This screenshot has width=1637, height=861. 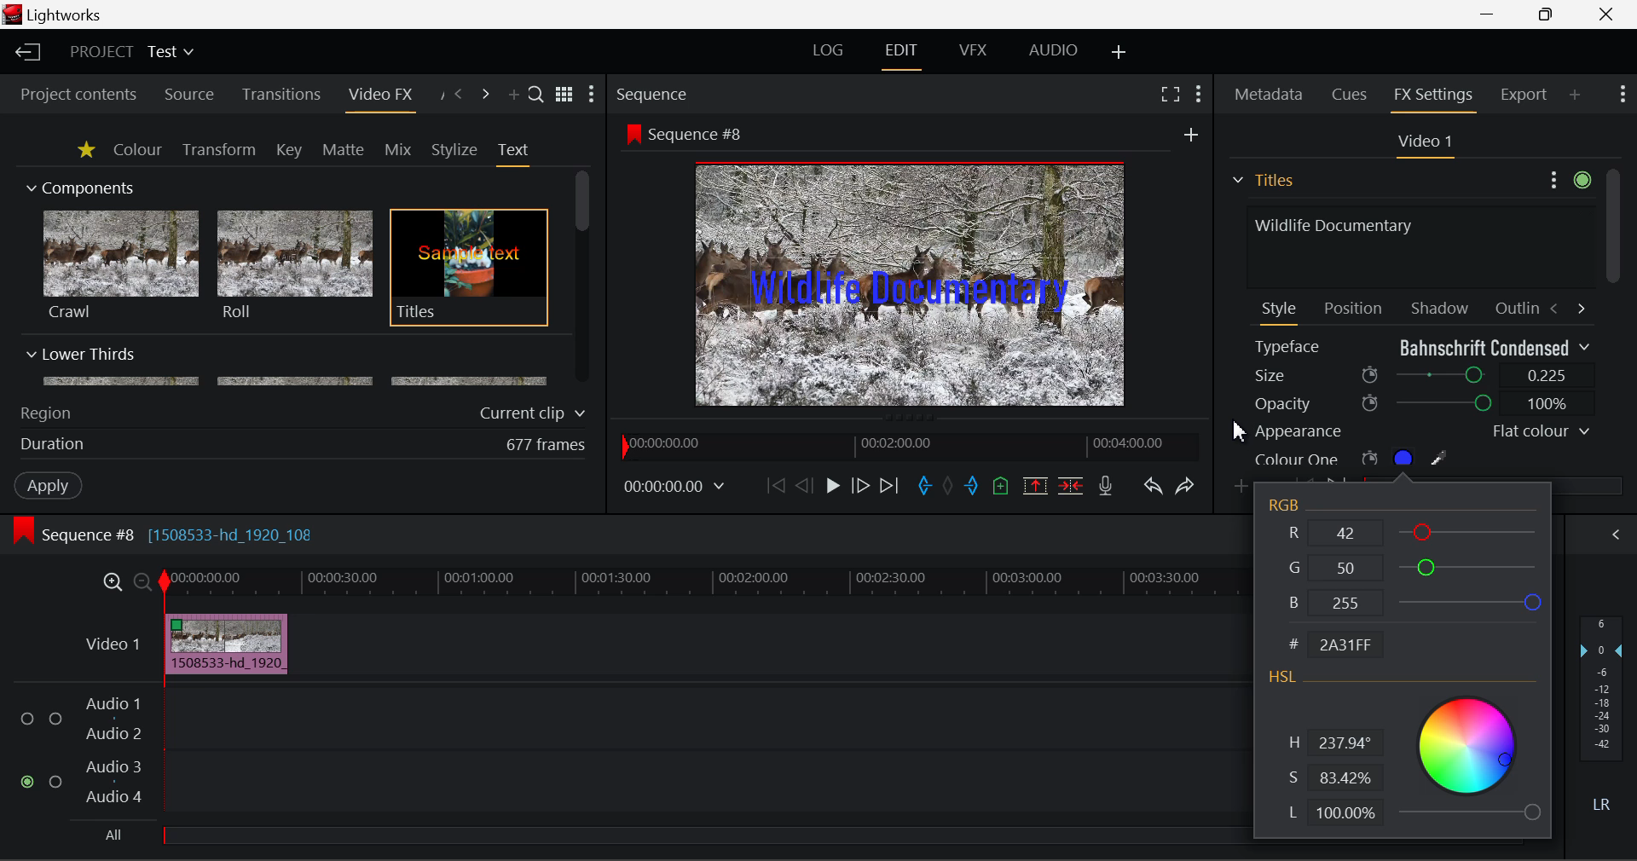 What do you see at coordinates (1380, 458) in the screenshot?
I see `Colour One` at bounding box center [1380, 458].